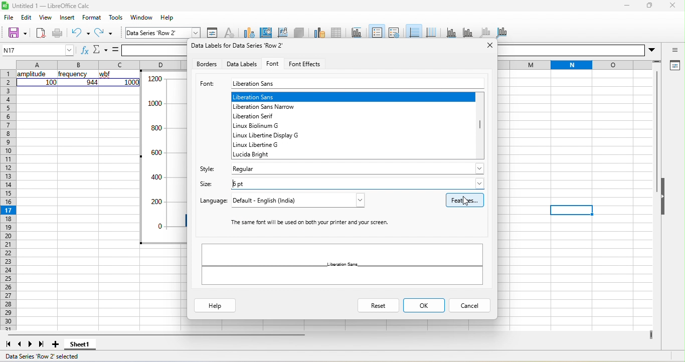  I want to click on 1000, so click(132, 82).